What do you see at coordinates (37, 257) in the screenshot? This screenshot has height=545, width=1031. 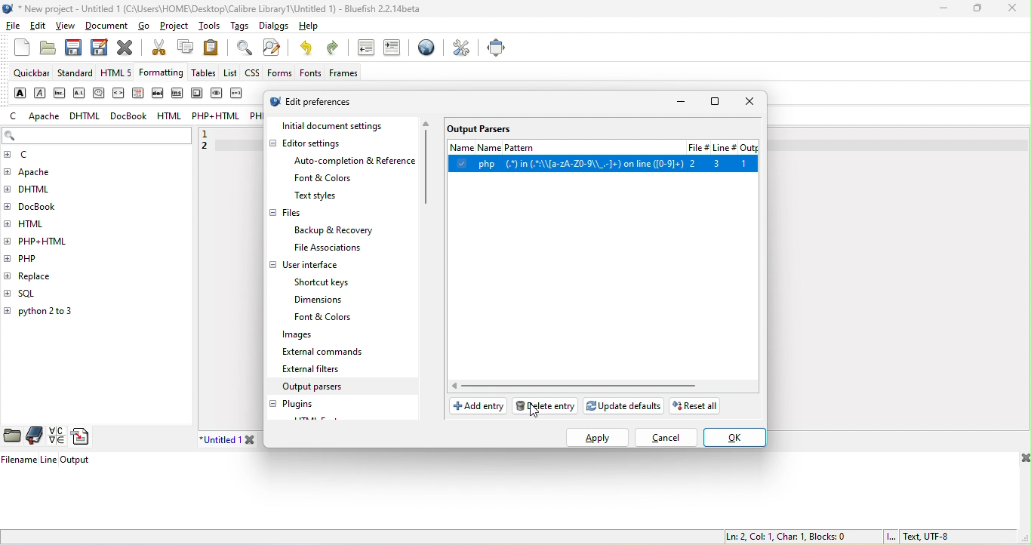 I see `php` at bounding box center [37, 257].